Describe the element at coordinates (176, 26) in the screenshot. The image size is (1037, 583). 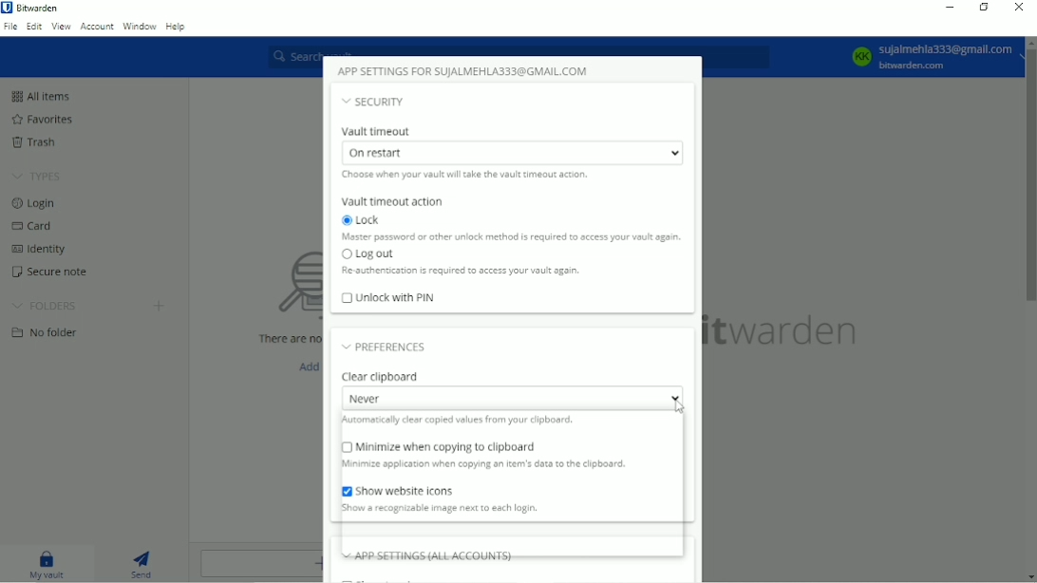
I see `Help` at that location.